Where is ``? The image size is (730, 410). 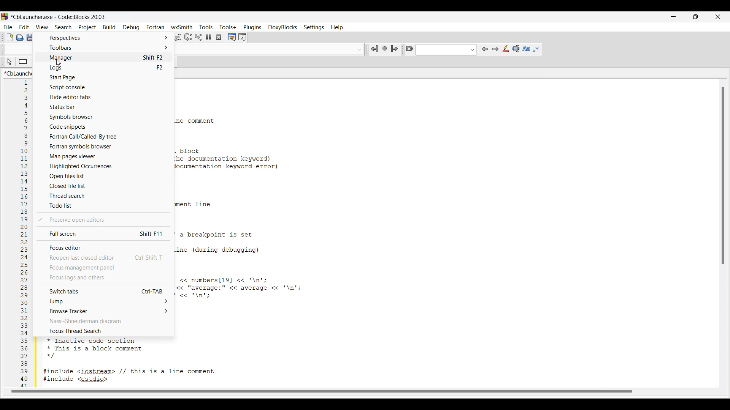  is located at coordinates (209, 37).